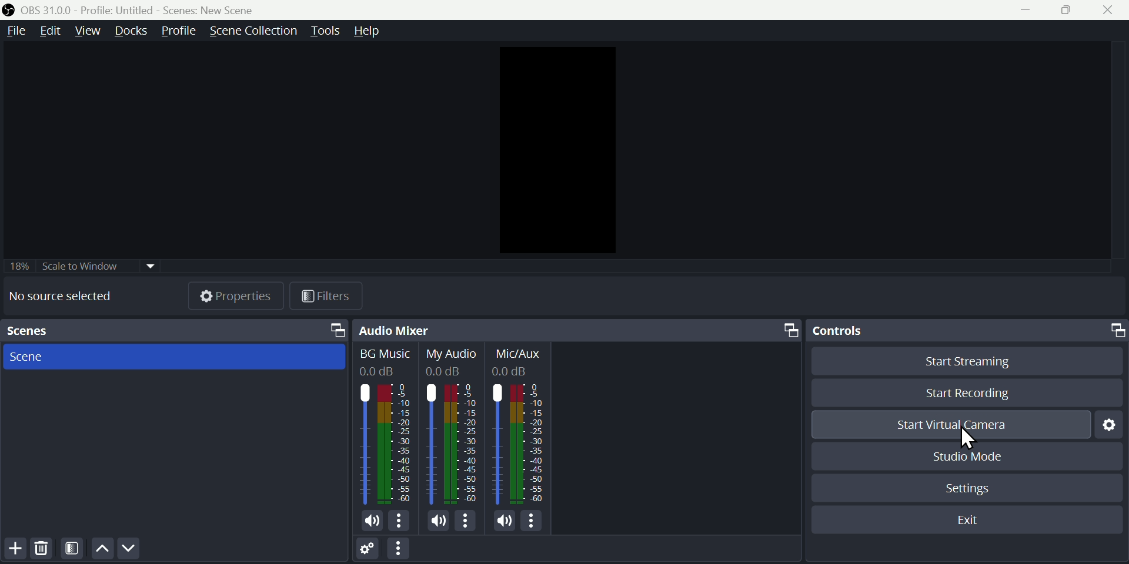 The image size is (1129, 564). Describe the element at coordinates (236, 294) in the screenshot. I see `Properties` at that location.